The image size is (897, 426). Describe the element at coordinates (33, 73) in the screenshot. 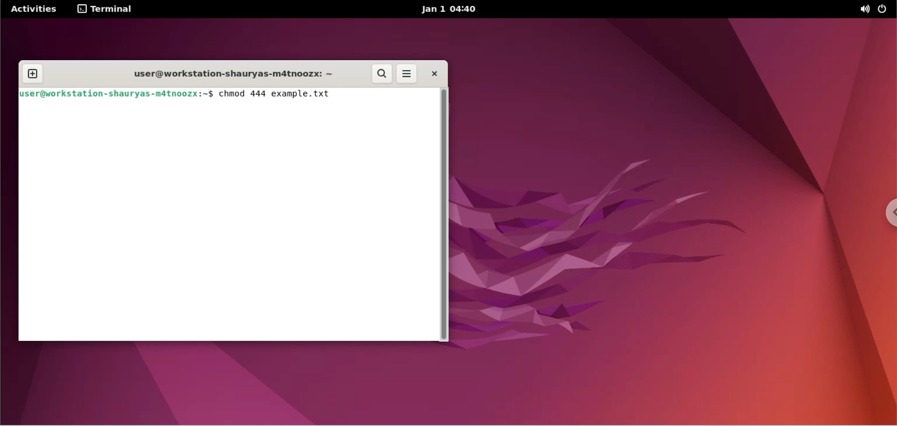

I see `new tab` at that location.